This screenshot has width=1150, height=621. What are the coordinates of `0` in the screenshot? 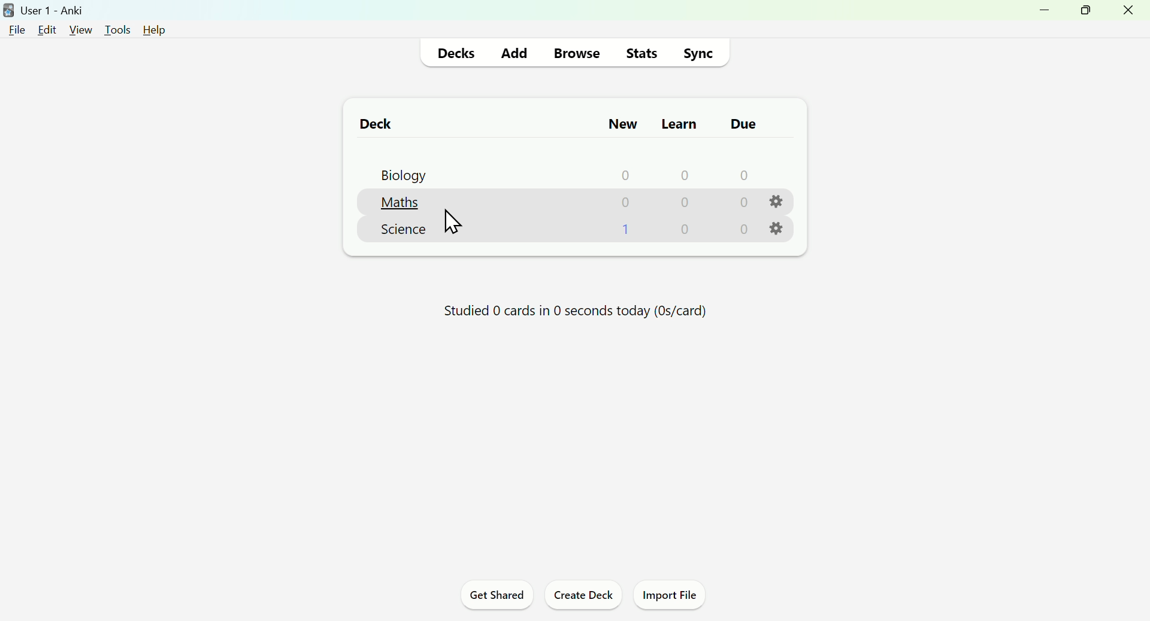 It's located at (683, 205).